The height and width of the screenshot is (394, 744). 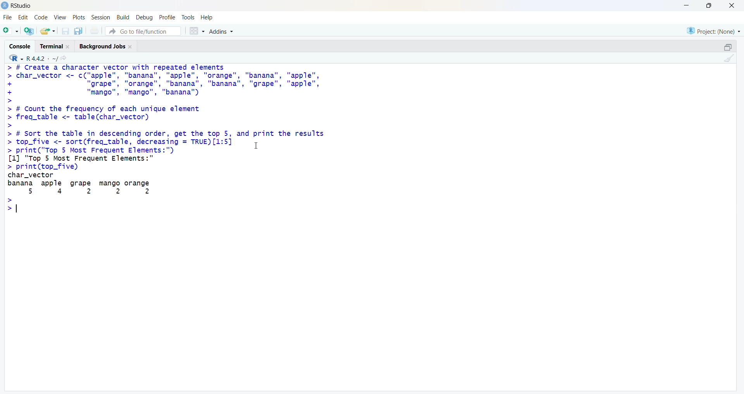 What do you see at coordinates (106, 46) in the screenshot?
I see `Background Jobs` at bounding box center [106, 46].